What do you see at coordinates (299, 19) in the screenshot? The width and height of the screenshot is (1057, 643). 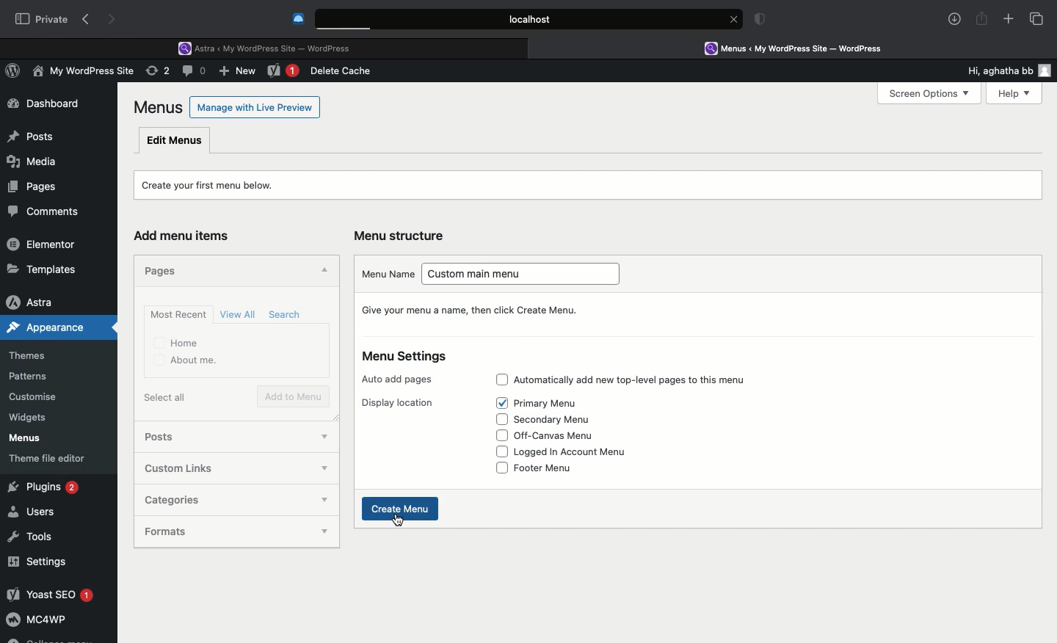 I see `Cold turkey` at bounding box center [299, 19].